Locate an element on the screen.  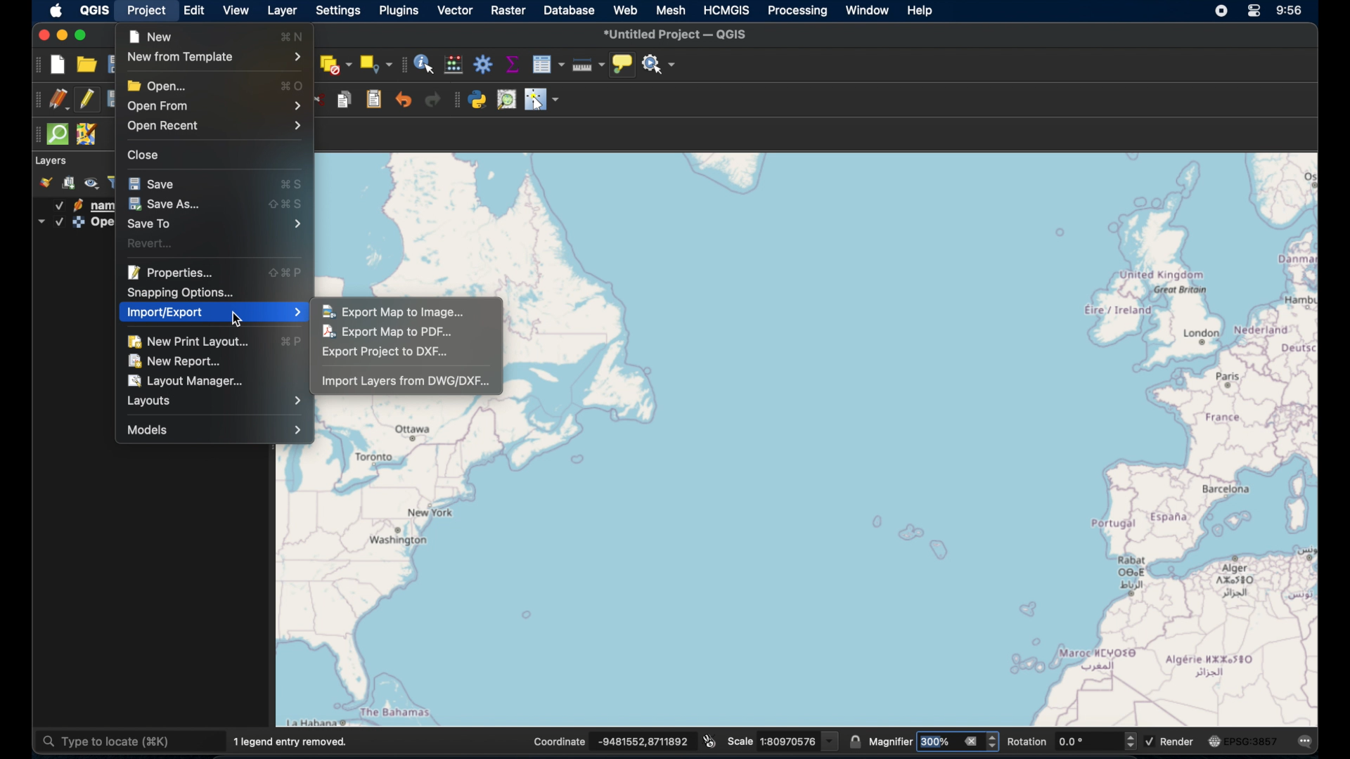
settings is located at coordinates (337, 11).